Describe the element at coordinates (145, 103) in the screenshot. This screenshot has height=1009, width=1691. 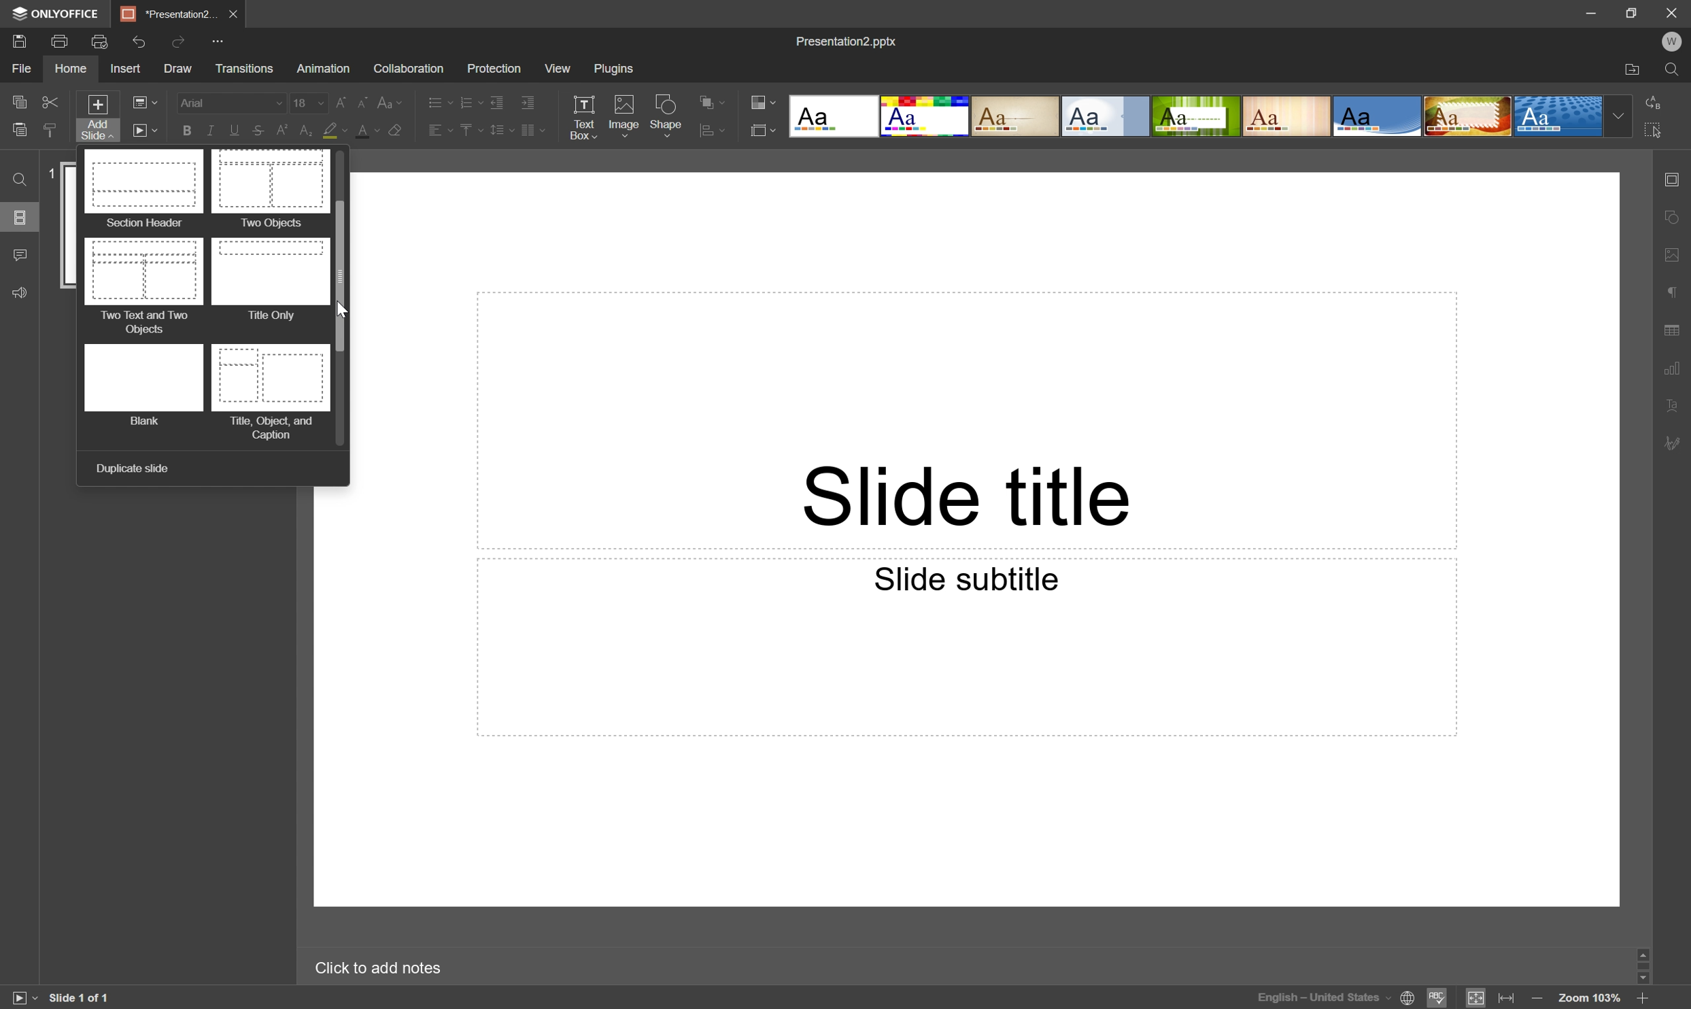
I see `Change slide layout` at that location.